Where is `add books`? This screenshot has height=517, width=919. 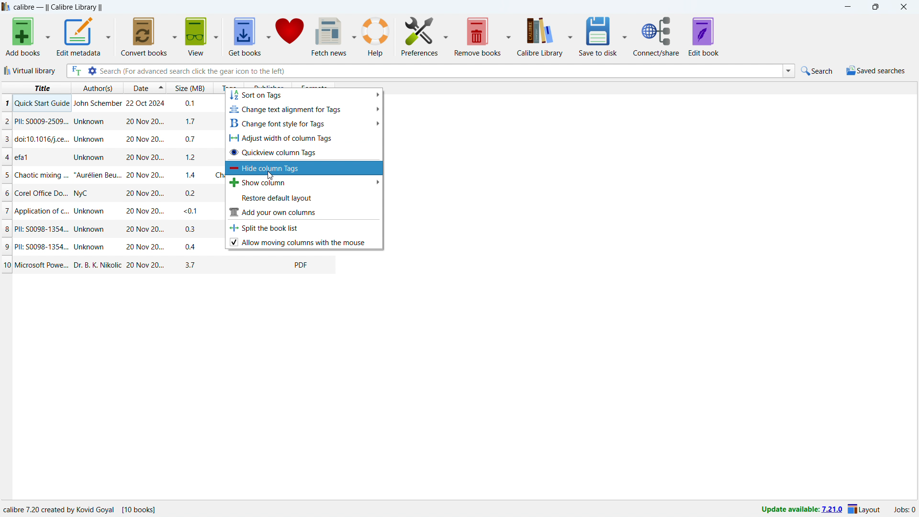
add books is located at coordinates (23, 36).